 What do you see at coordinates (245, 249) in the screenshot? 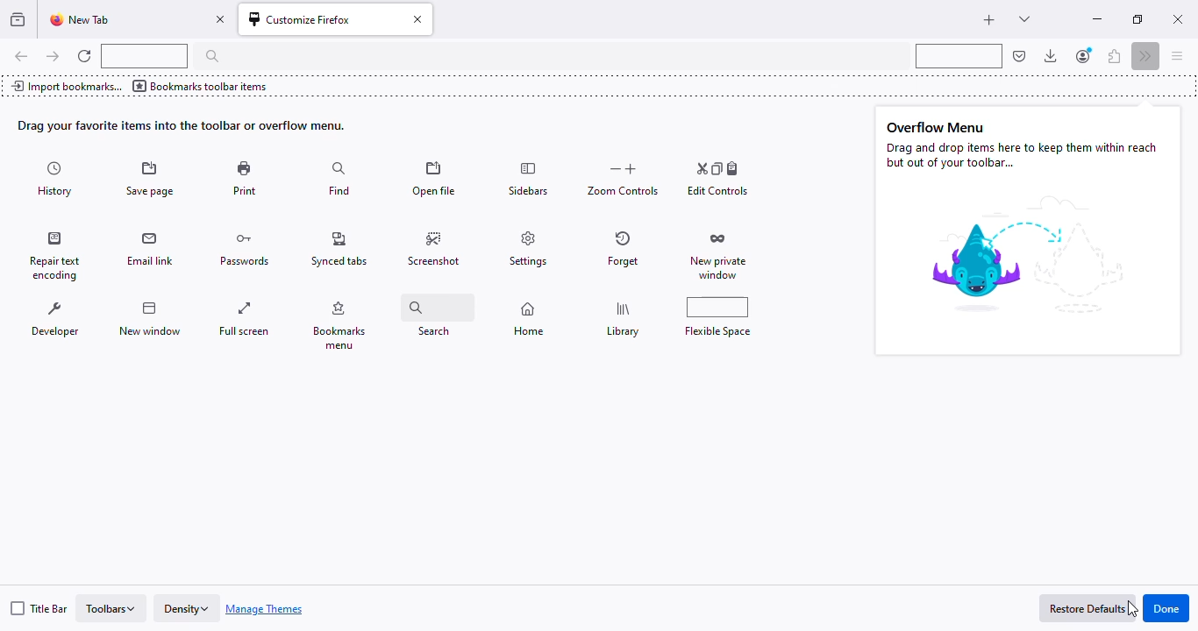
I see `passwords` at bounding box center [245, 249].